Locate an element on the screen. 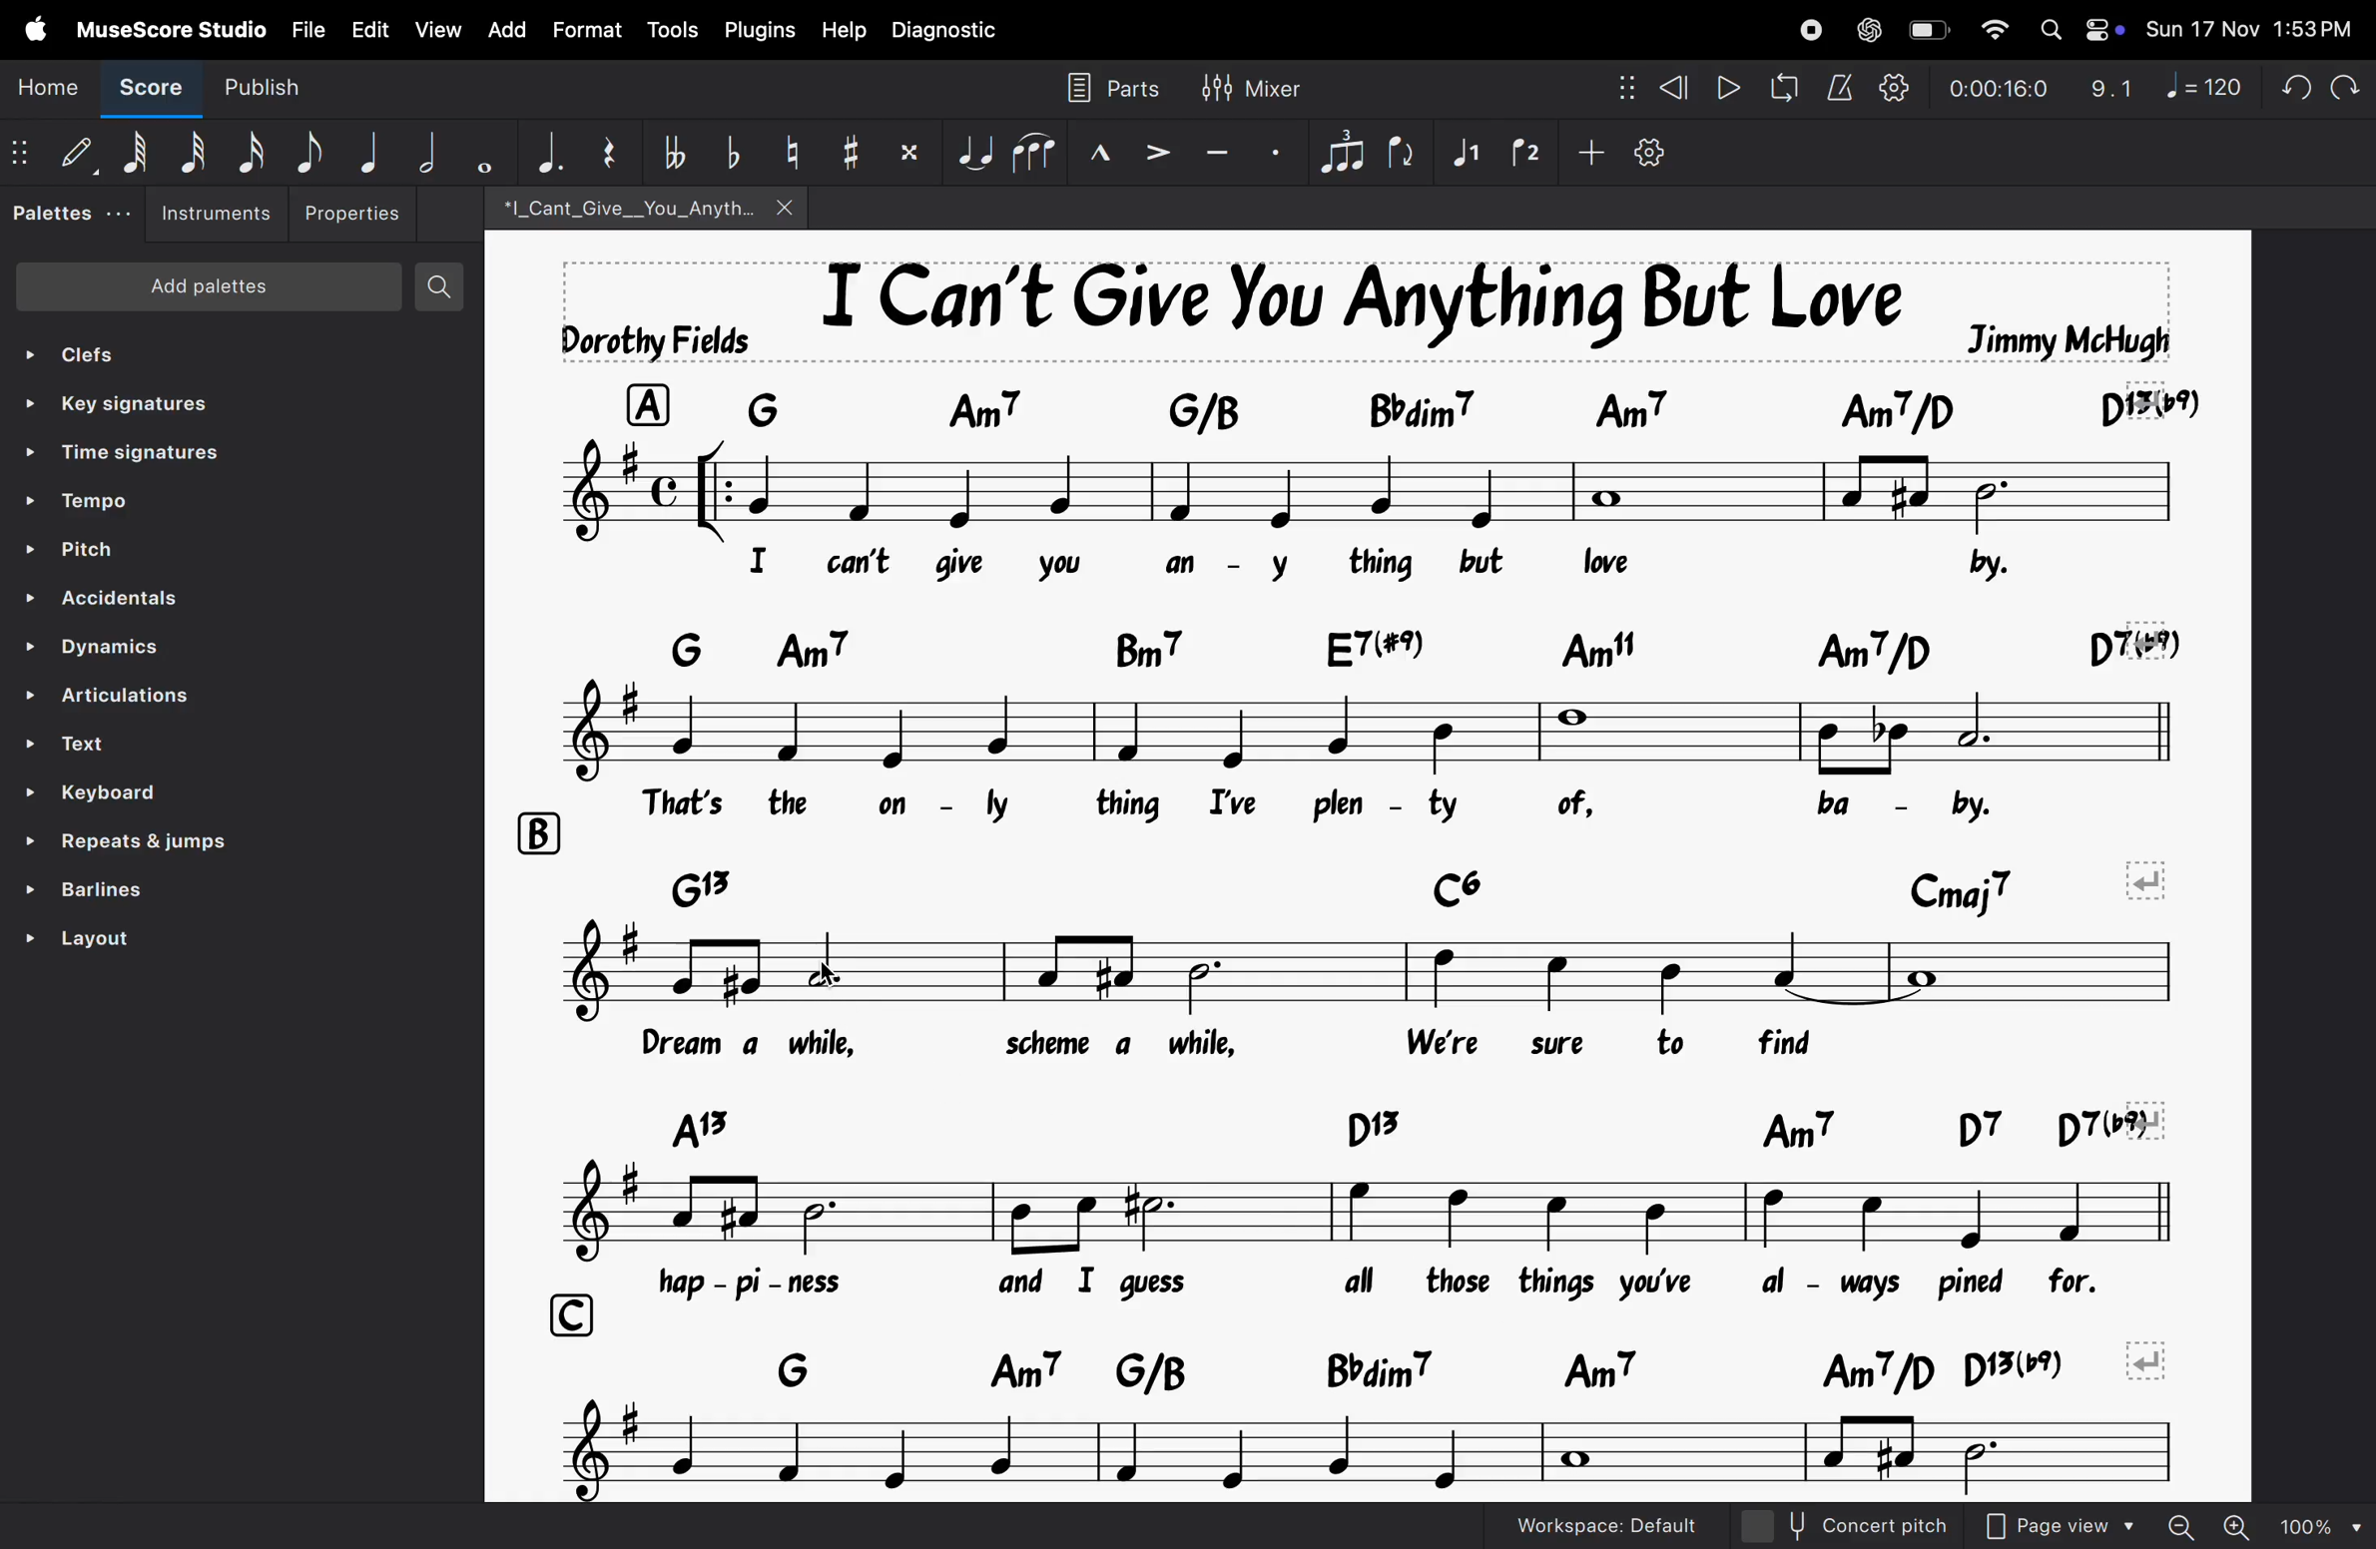 The image size is (2376, 1549). keyboard notes is located at coordinates (1295, 648).